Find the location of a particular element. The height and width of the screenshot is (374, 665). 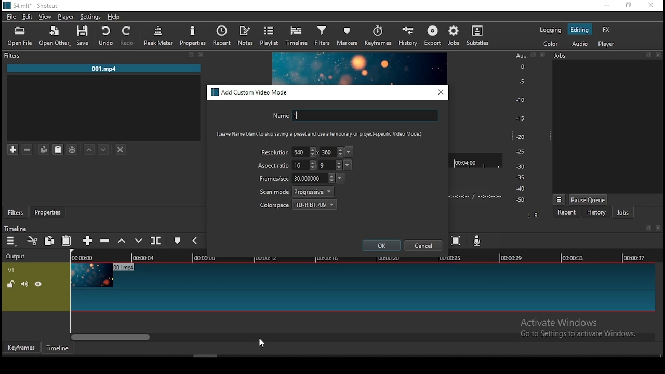

properties is located at coordinates (47, 210).